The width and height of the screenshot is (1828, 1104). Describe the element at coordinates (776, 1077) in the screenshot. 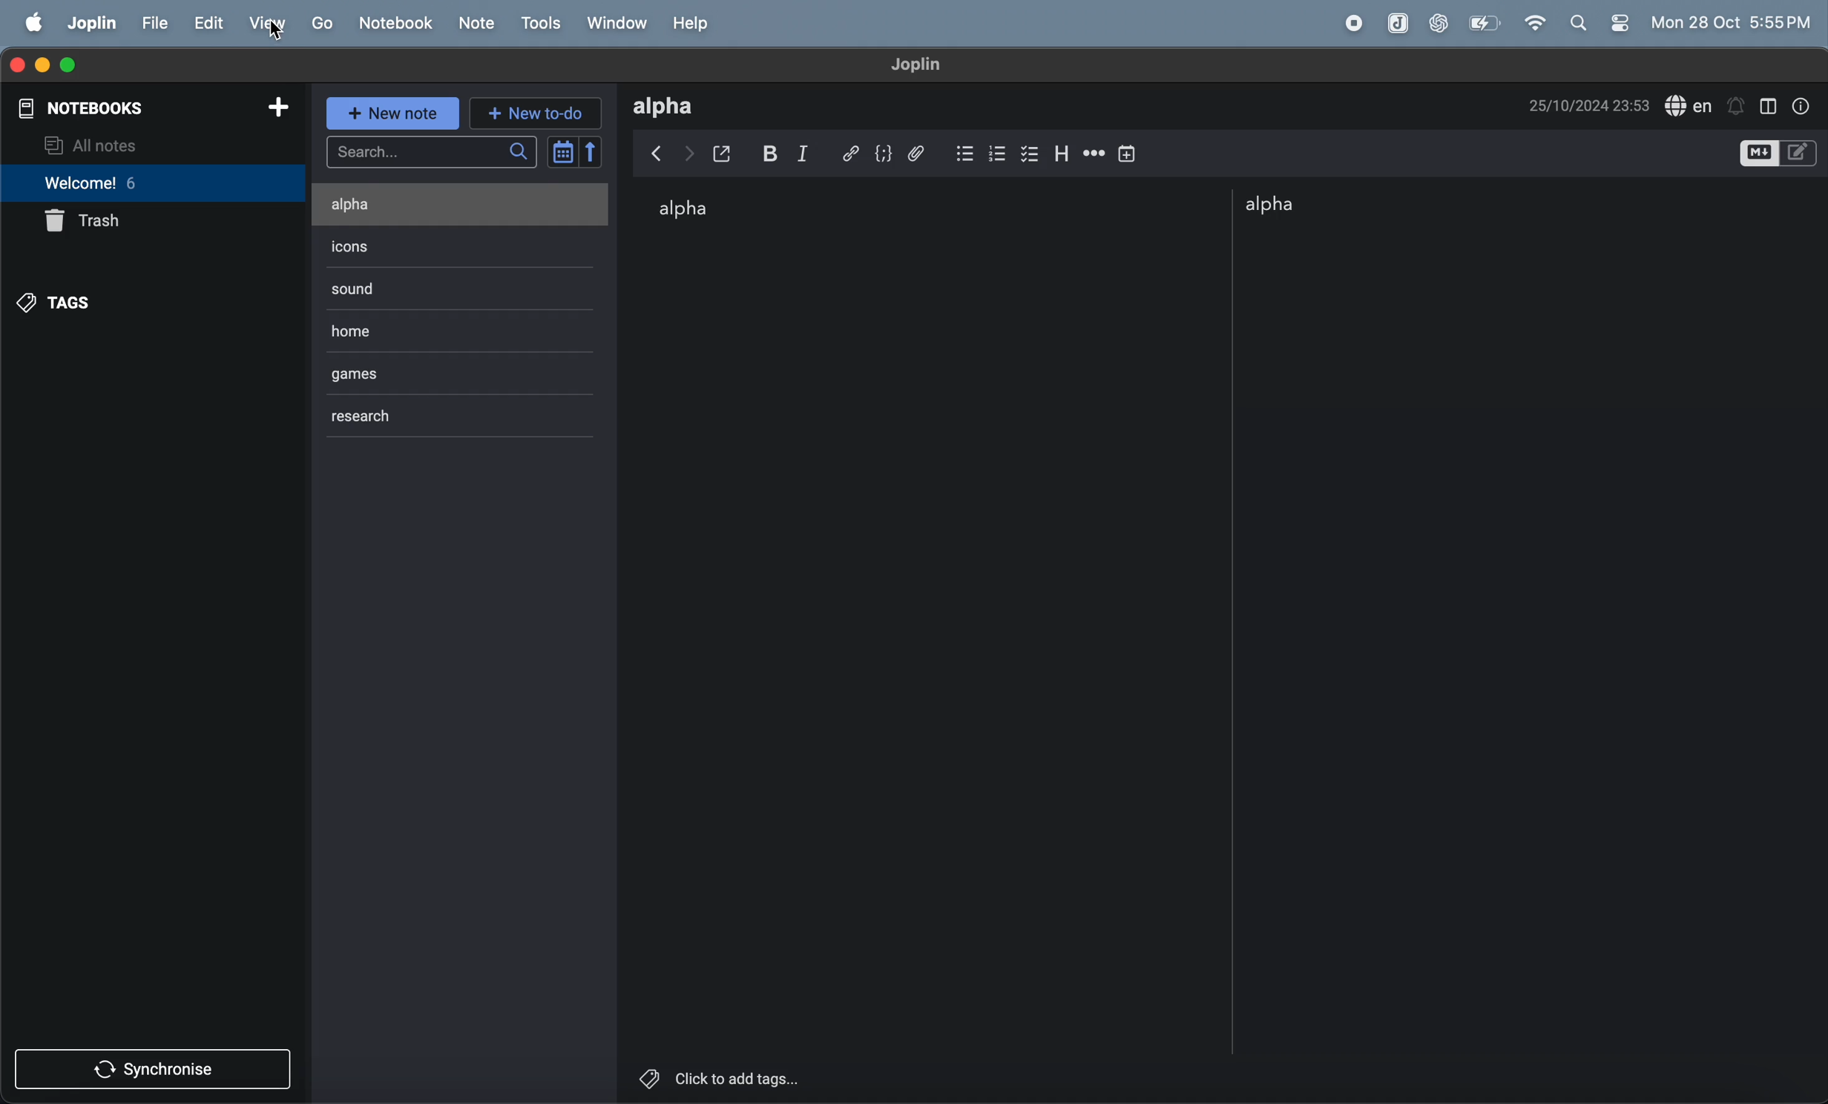

I see `click to add tags` at that location.